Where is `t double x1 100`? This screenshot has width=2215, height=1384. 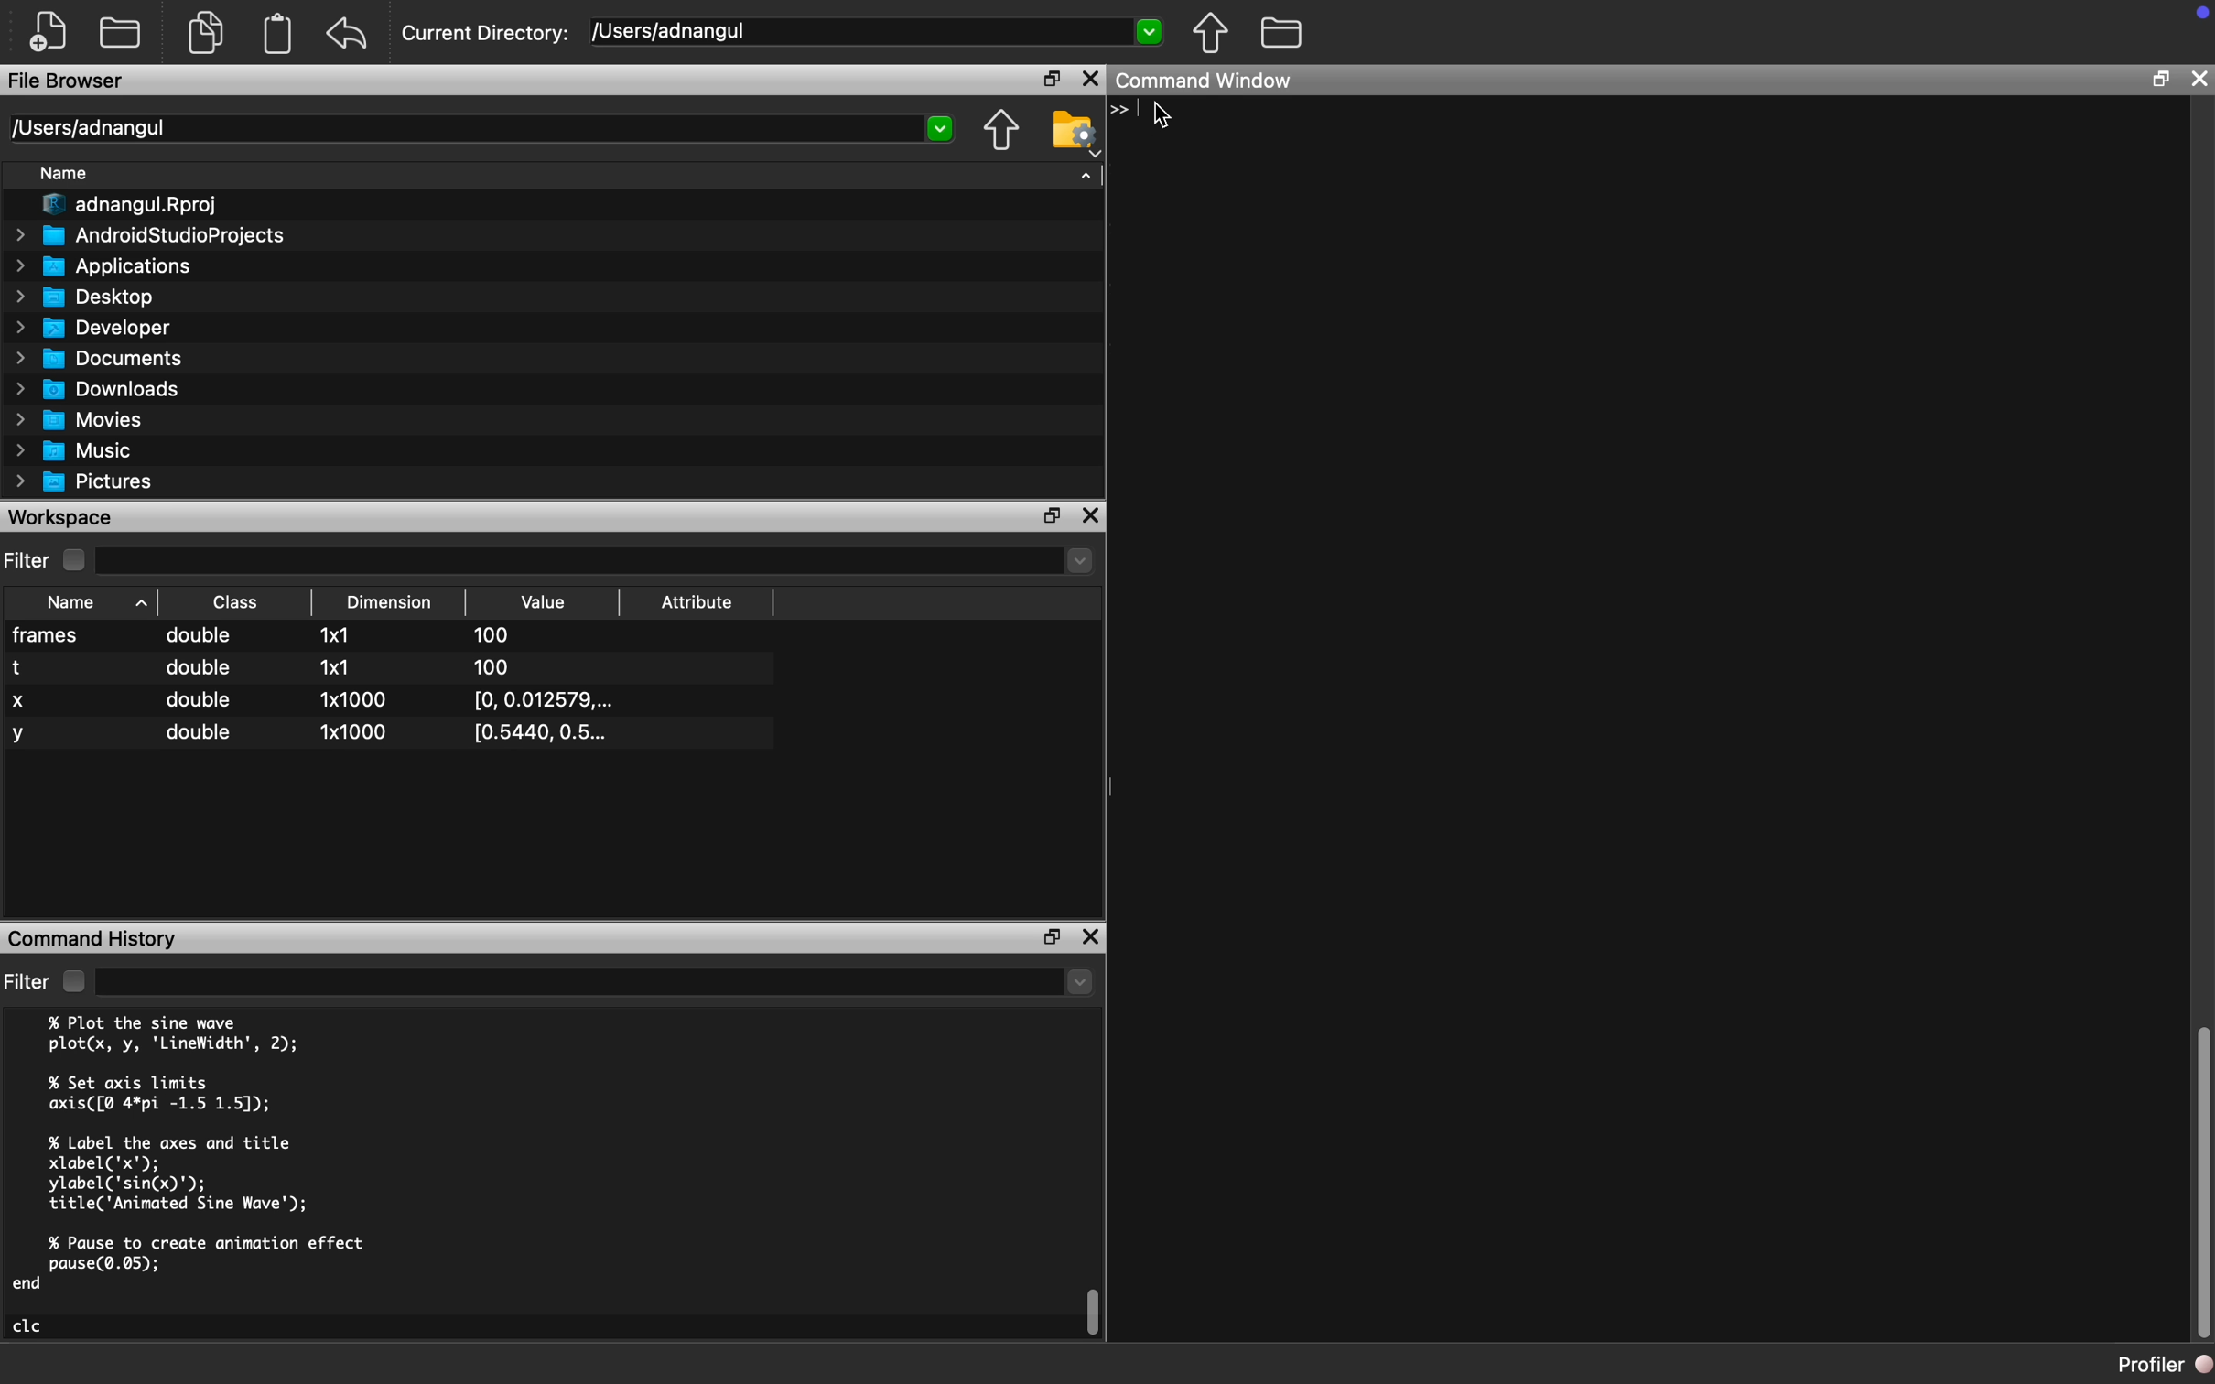
t double x1 100 is located at coordinates (276, 667).